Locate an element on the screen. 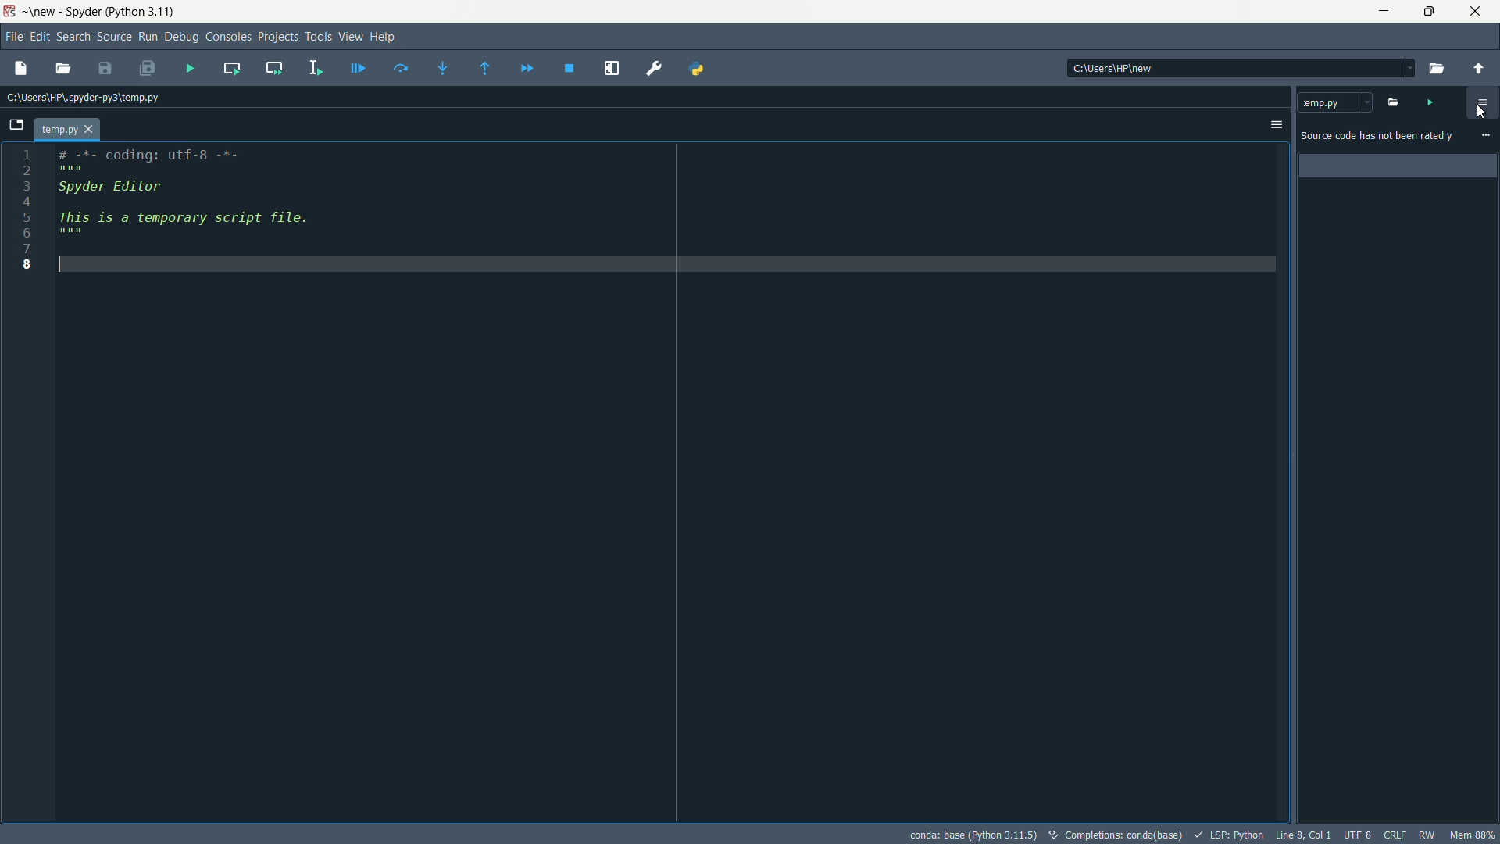  source menu is located at coordinates (112, 38).